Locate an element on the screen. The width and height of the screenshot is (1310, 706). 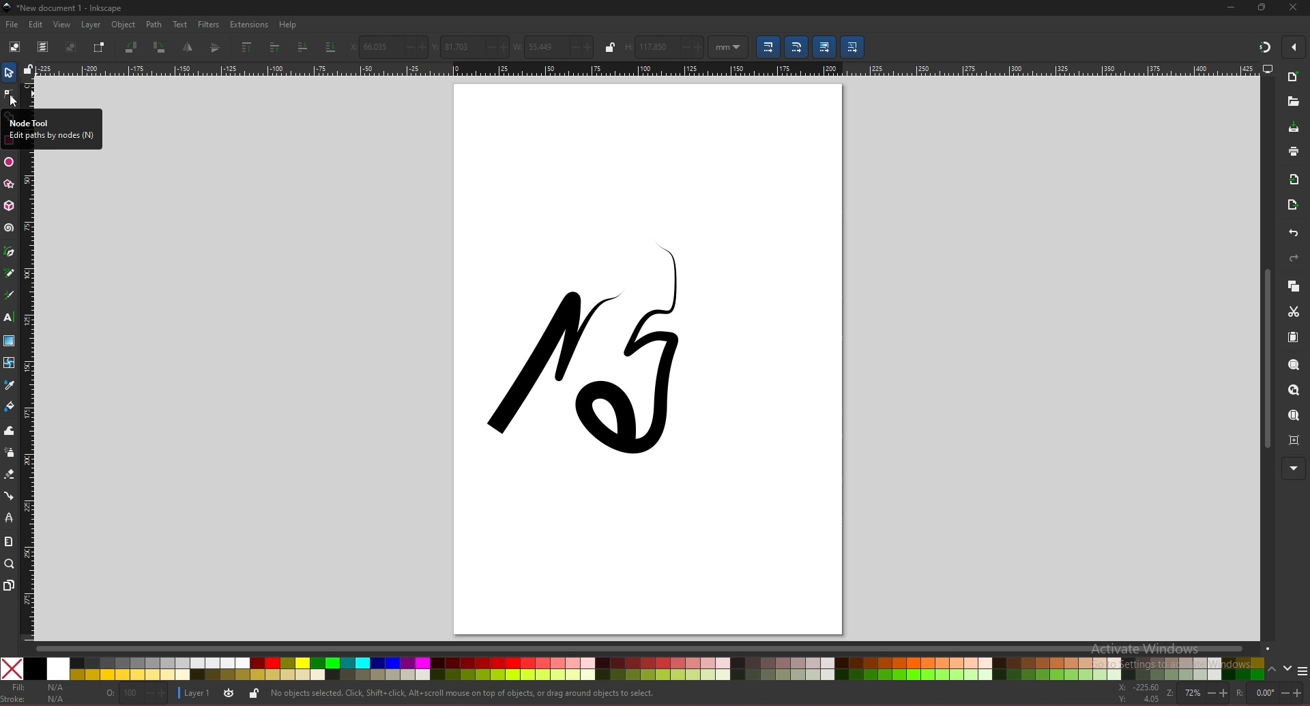
scroll bar is located at coordinates (652, 649).